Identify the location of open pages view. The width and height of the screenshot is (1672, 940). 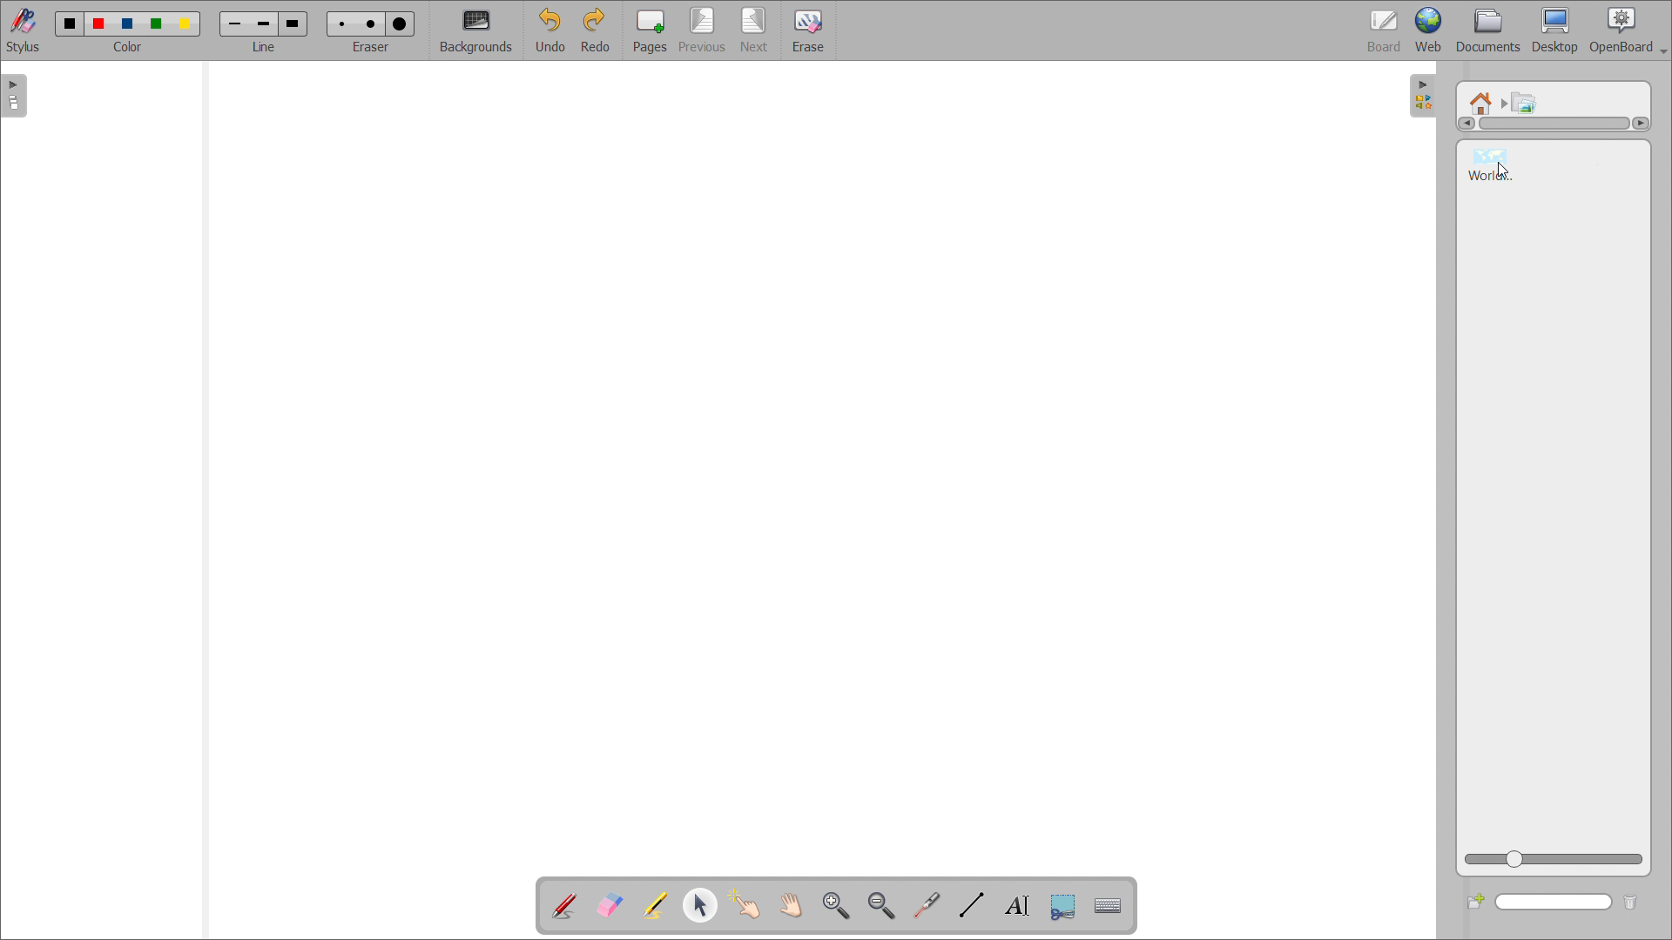
(13, 97).